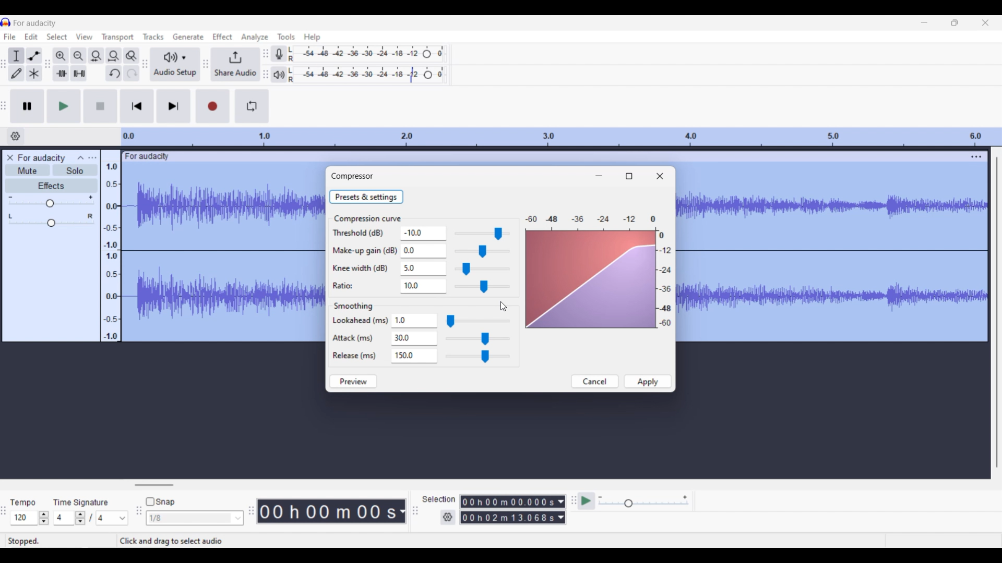 This screenshot has height=563, width=1002. Describe the element at coordinates (660, 176) in the screenshot. I see `Close` at that location.